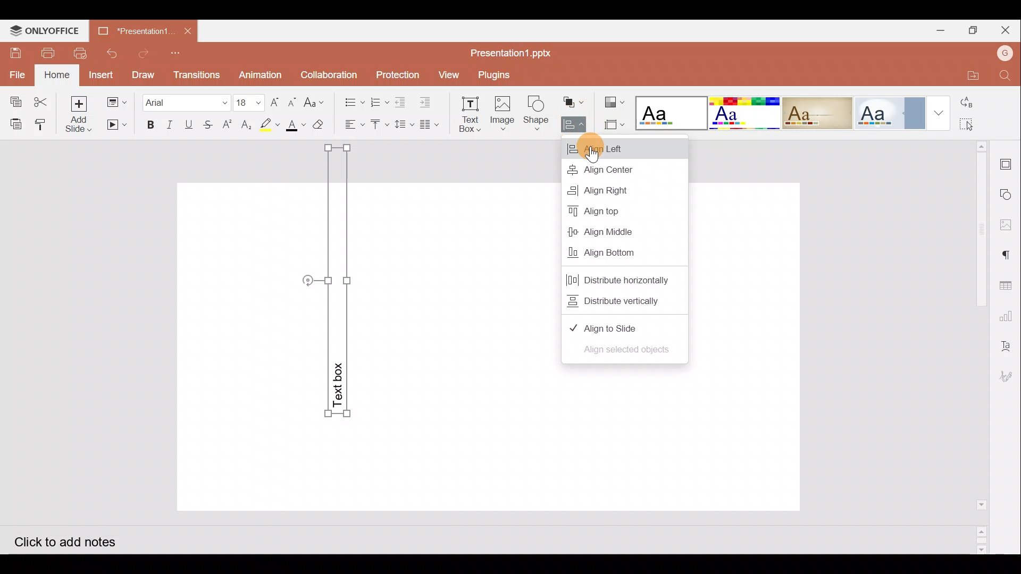 Image resolution: width=1021 pixels, height=574 pixels. I want to click on Save, so click(13, 53).